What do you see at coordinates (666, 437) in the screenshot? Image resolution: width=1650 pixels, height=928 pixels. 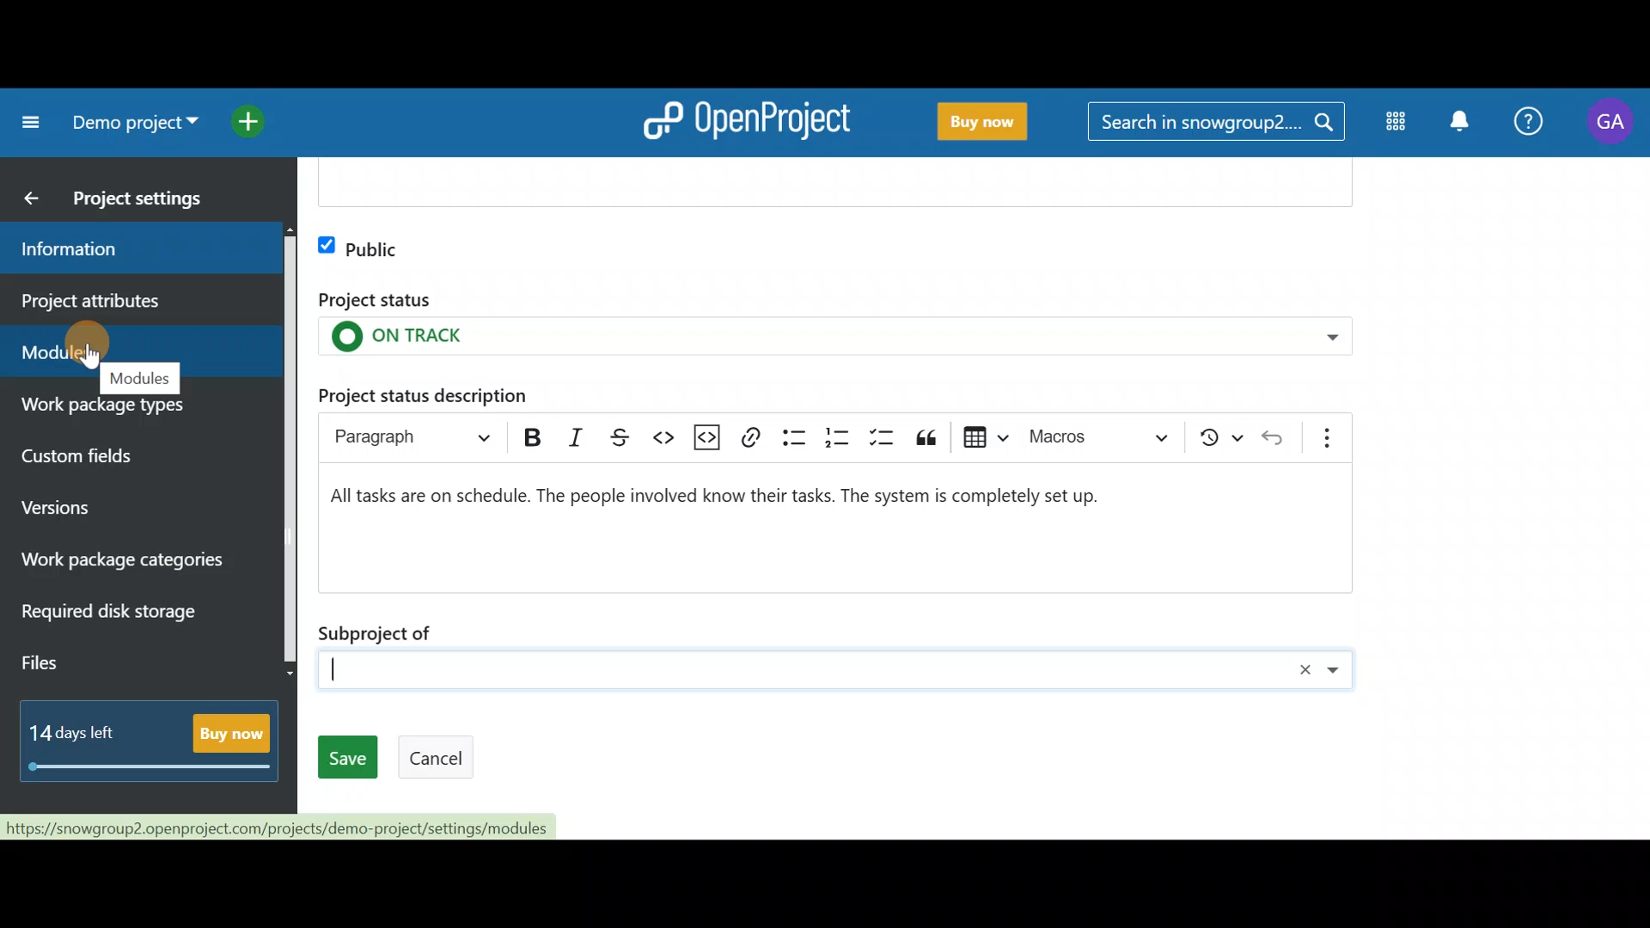 I see `Code` at bounding box center [666, 437].